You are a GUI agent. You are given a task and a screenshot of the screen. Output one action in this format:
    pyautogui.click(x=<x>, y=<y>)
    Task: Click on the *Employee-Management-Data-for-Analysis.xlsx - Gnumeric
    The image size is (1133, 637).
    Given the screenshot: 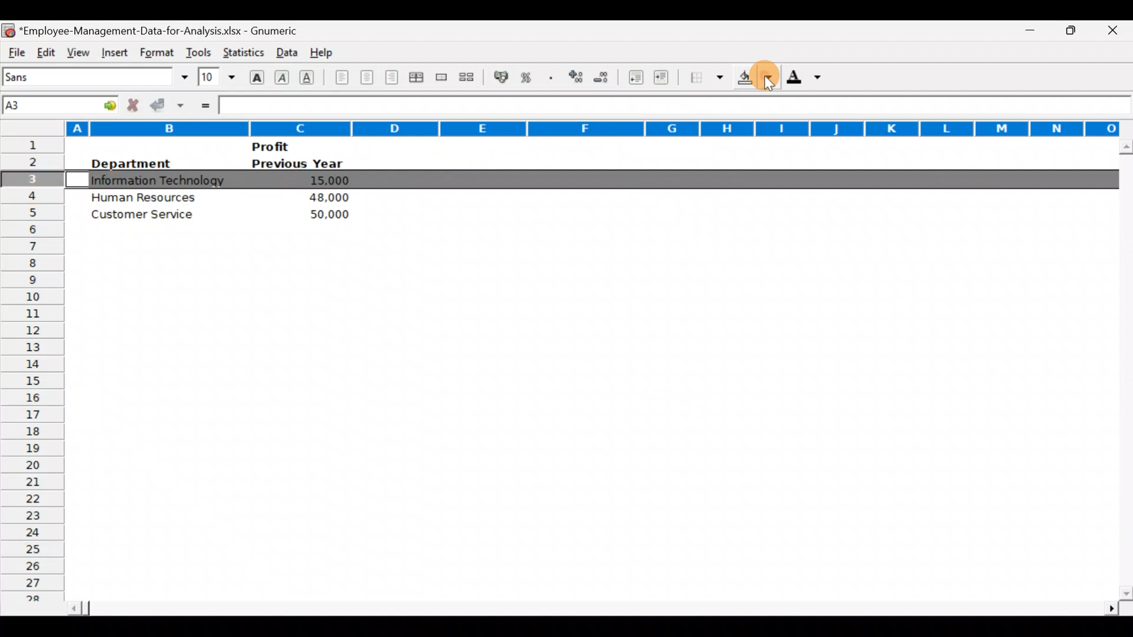 What is the action you would take?
    pyautogui.click(x=166, y=29)
    